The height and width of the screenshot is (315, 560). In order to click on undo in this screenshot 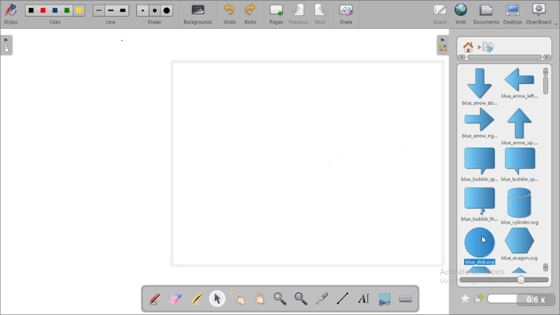, I will do `click(230, 14)`.